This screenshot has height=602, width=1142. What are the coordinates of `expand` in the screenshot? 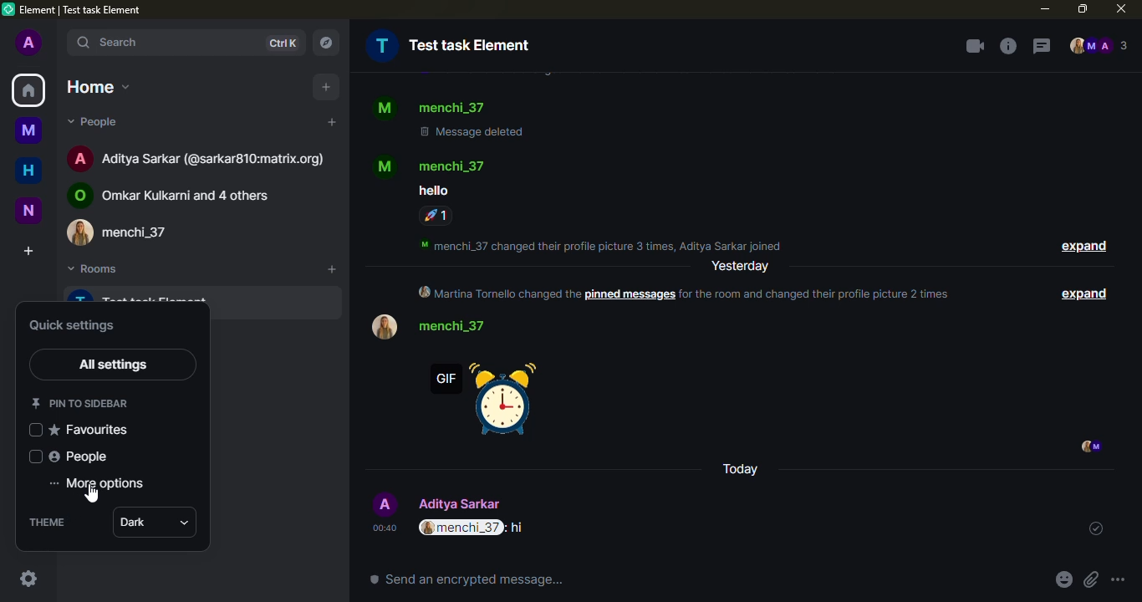 It's located at (1080, 293).